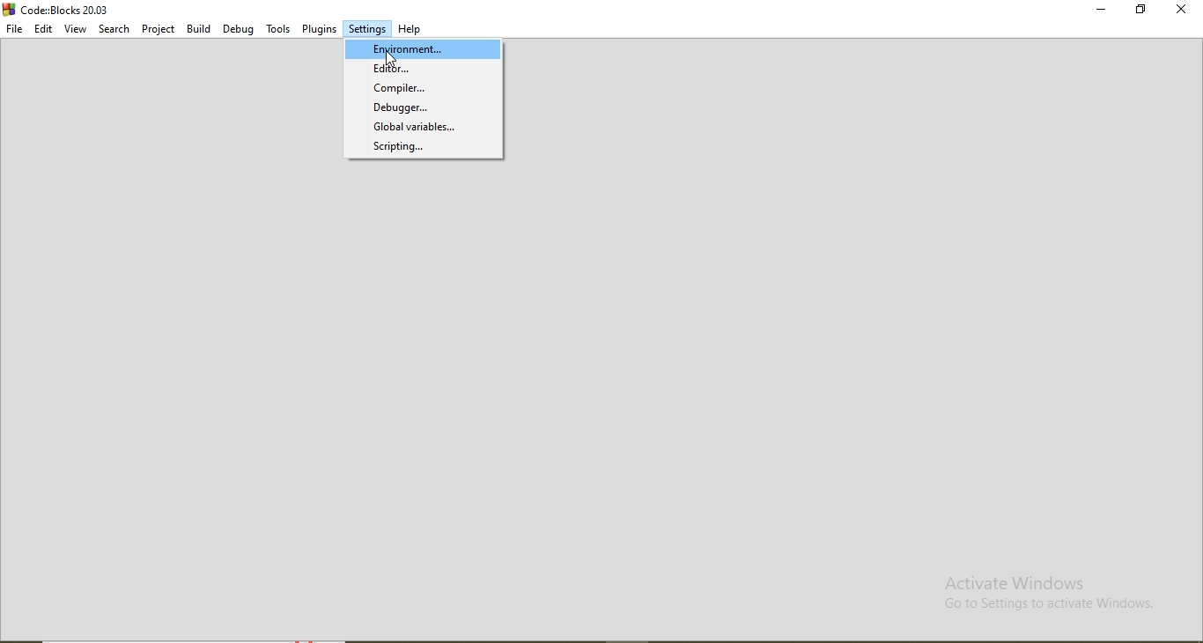 The image size is (1203, 643). What do you see at coordinates (424, 89) in the screenshot?
I see `Compiler` at bounding box center [424, 89].